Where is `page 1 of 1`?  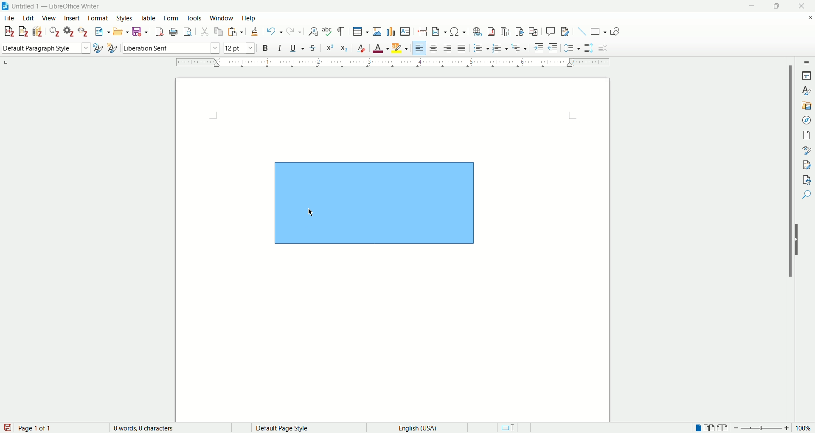 page 1 of 1 is located at coordinates (37, 427).